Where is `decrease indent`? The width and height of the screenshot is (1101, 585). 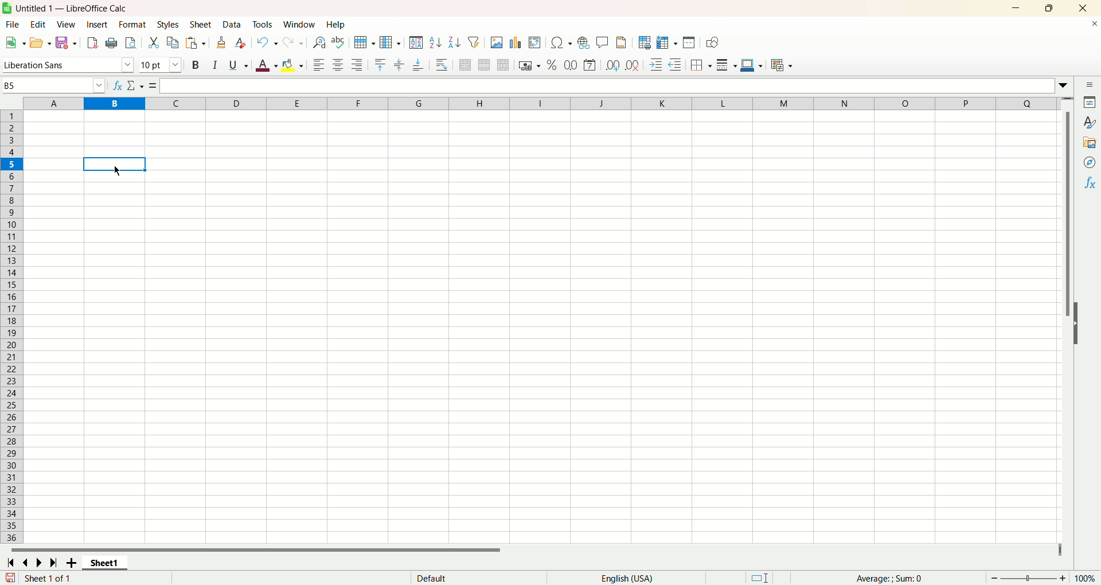 decrease indent is located at coordinates (677, 65).